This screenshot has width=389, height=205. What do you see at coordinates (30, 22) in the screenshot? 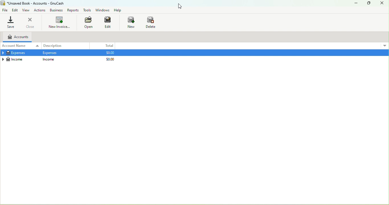
I see `Close` at bounding box center [30, 22].